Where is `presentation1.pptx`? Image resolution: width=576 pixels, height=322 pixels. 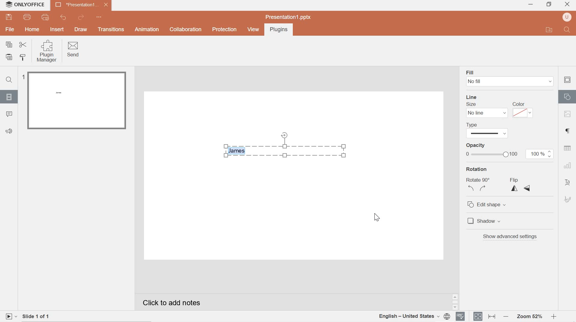 presentation1.pptx is located at coordinates (288, 16).